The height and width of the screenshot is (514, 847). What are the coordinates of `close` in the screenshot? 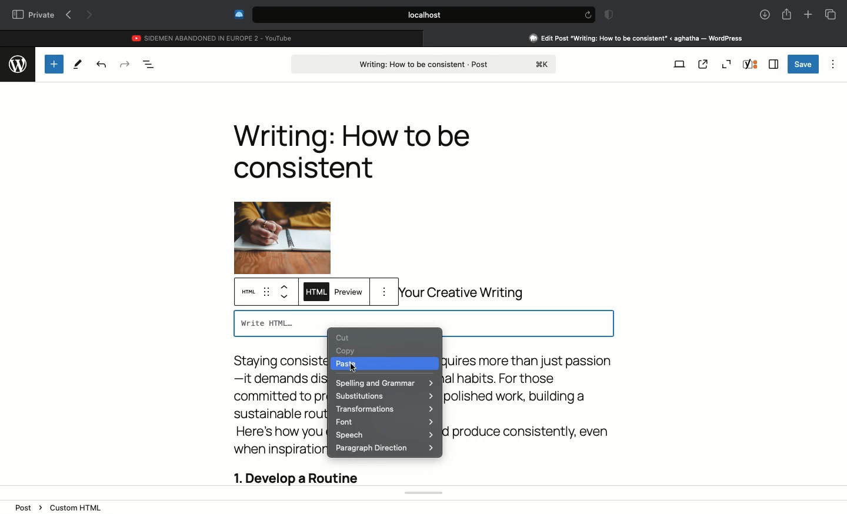 It's located at (429, 38).